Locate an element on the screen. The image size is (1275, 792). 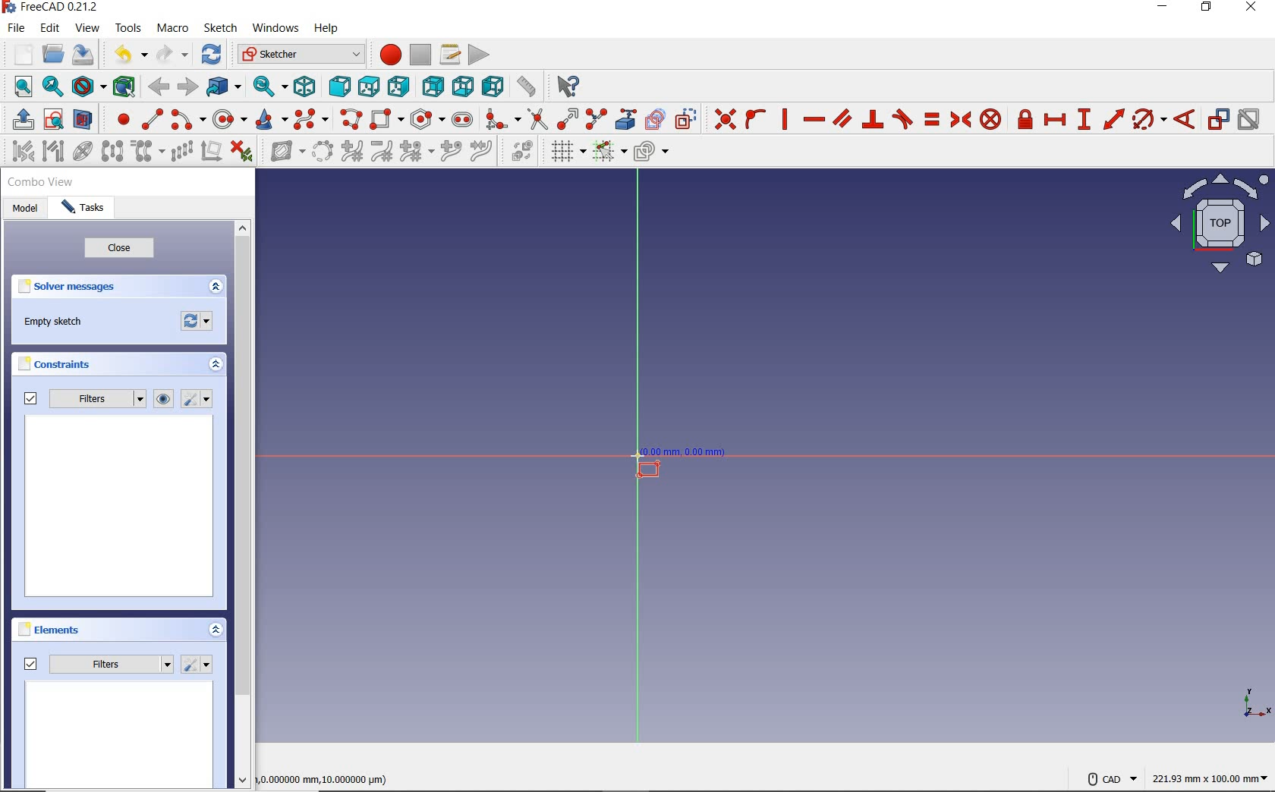
increase B-Spline degree is located at coordinates (449, 152).